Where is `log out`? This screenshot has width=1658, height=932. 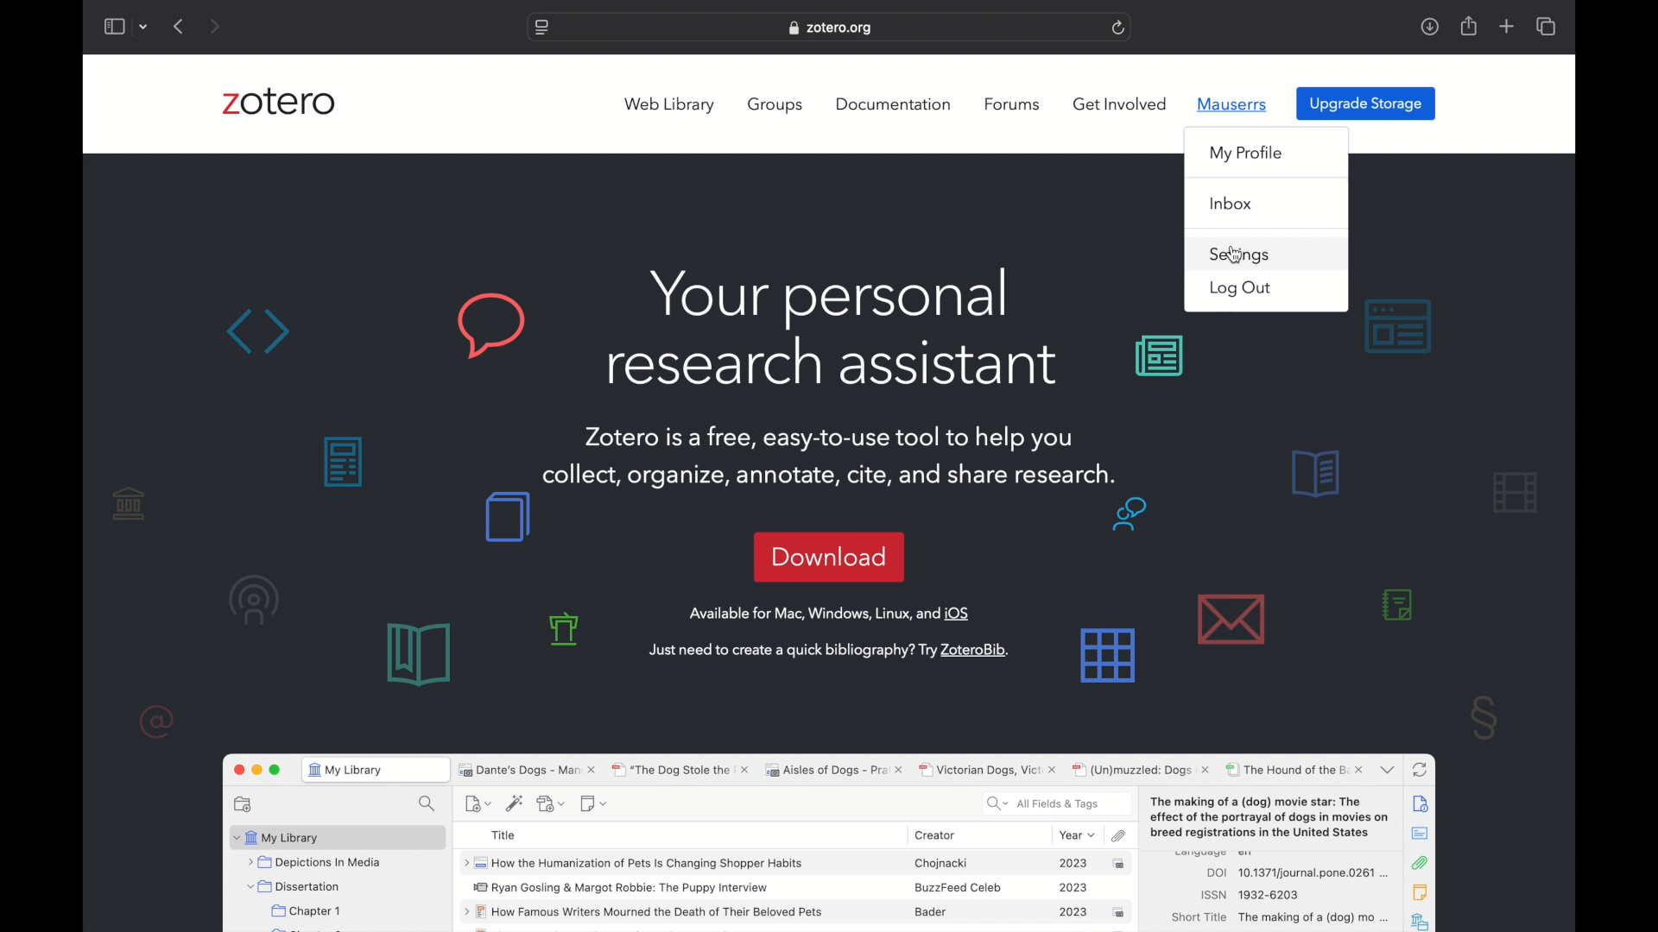 log out is located at coordinates (1242, 289).